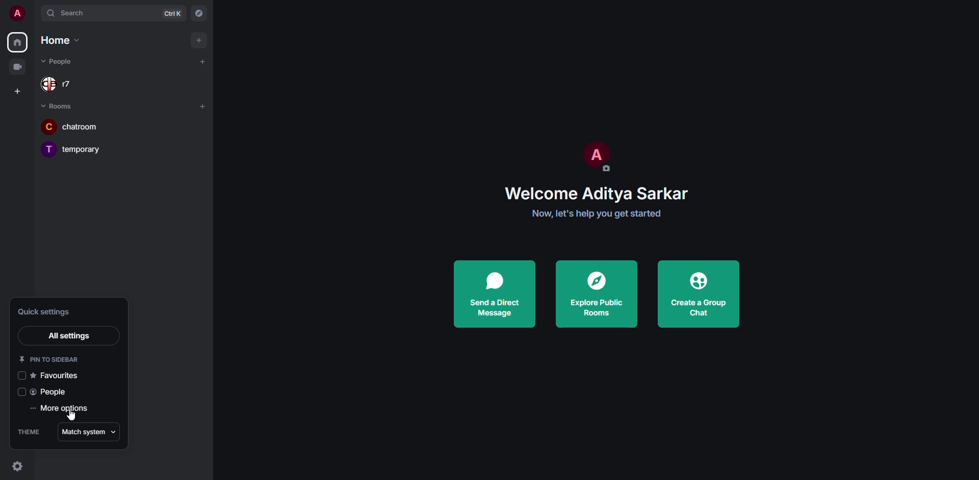  What do you see at coordinates (58, 376) in the screenshot?
I see `favorites` at bounding box center [58, 376].